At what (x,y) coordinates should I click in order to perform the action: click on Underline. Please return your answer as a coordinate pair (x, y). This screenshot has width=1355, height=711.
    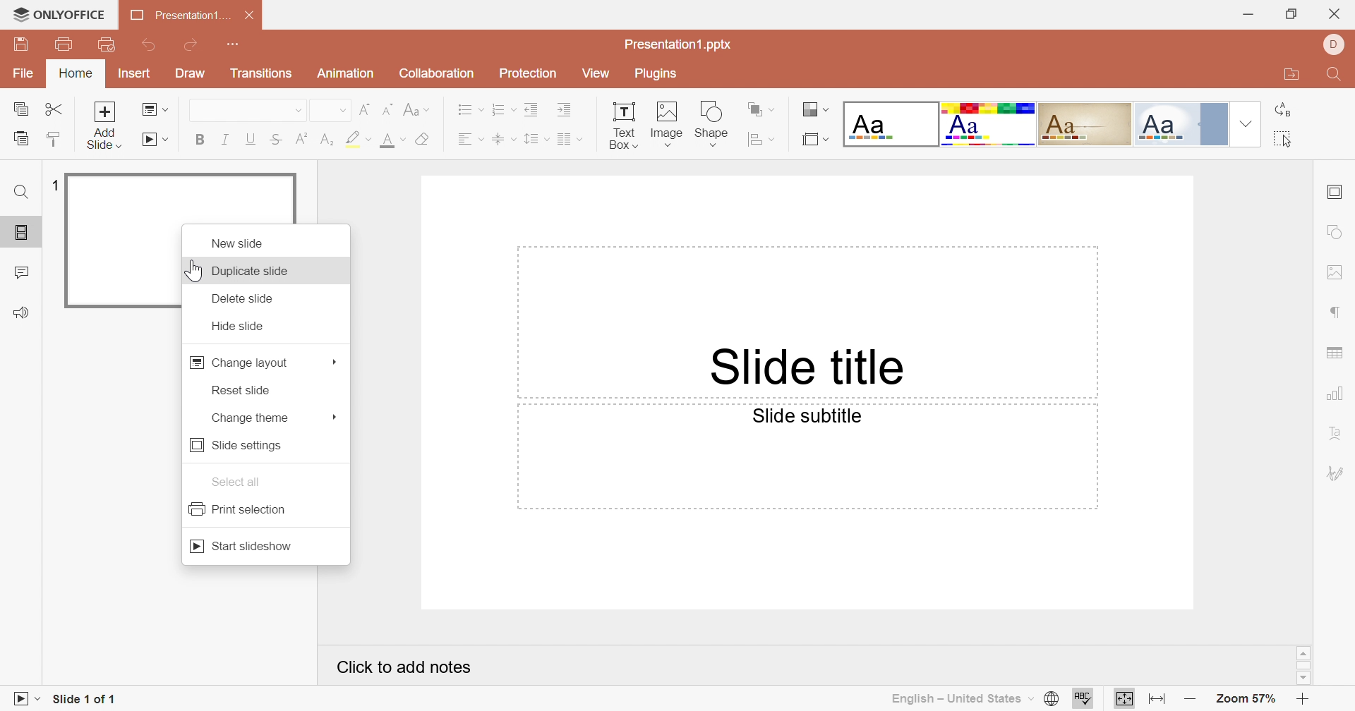
    Looking at the image, I should click on (248, 138).